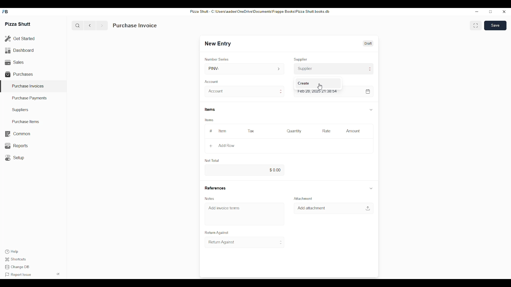  What do you see at coordinates (504, 12) in the screenshot?
I see `close` at bounding box center [504, 12].